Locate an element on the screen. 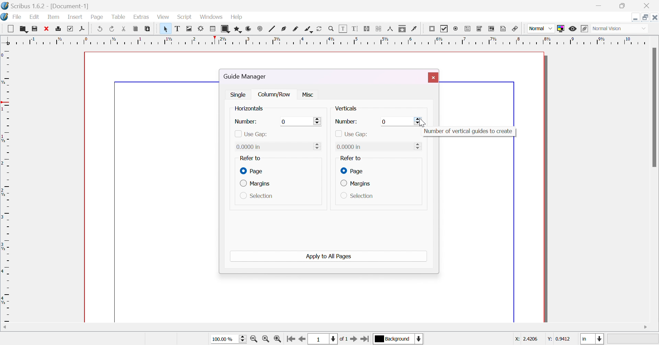 The width and height of the screenshot is (659, 345). use gap is located at coordinates (352, 134).